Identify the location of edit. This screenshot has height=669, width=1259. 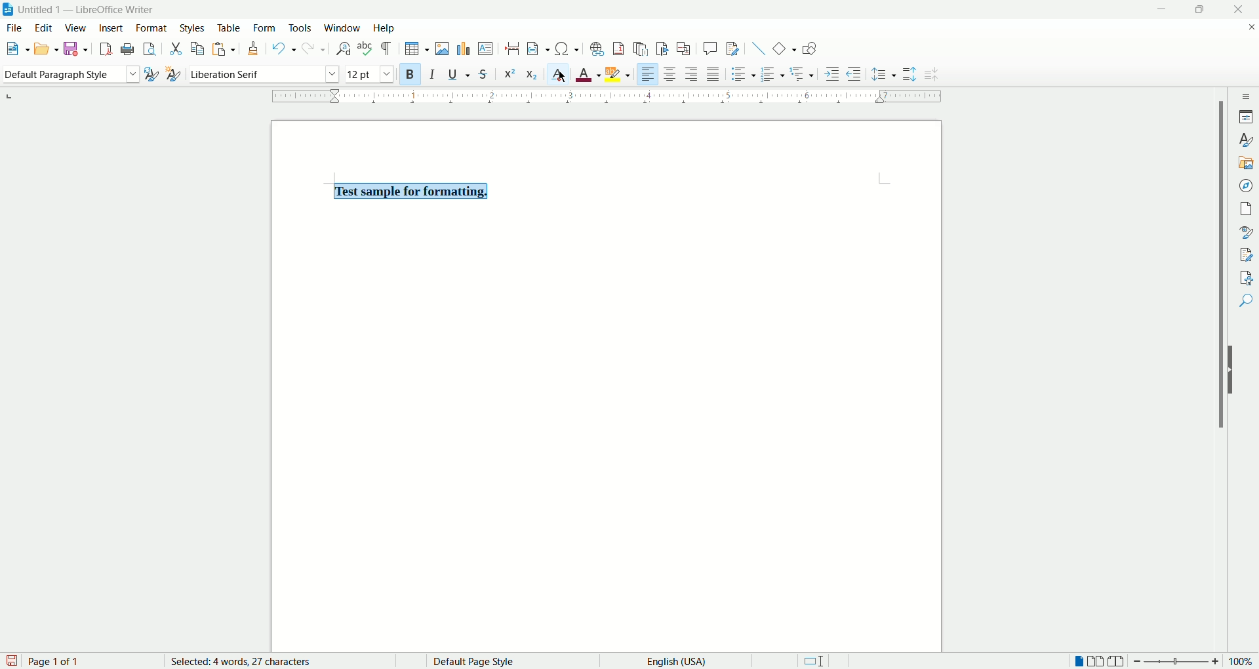
(41, 29).